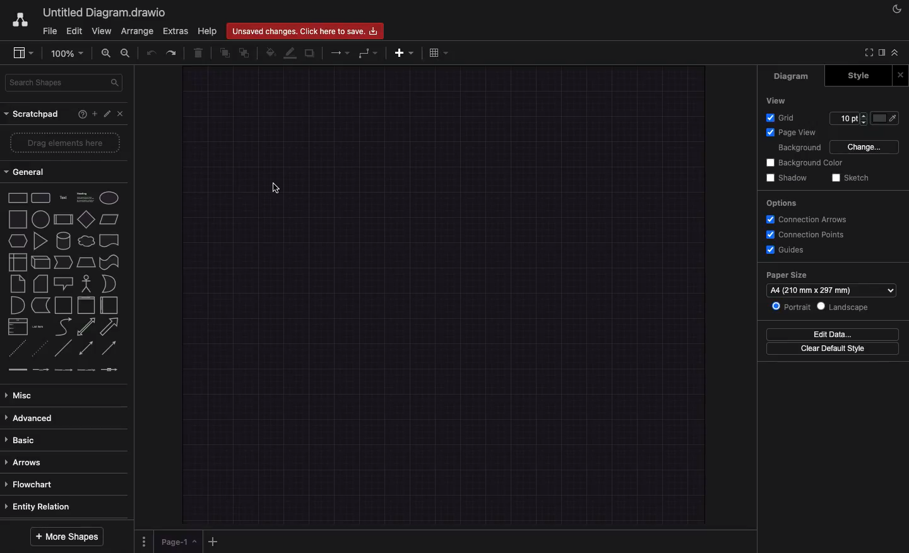 Image resolution: width=909 pixels, height=553 pixels. I want to click on Page view, so click(793, 131).